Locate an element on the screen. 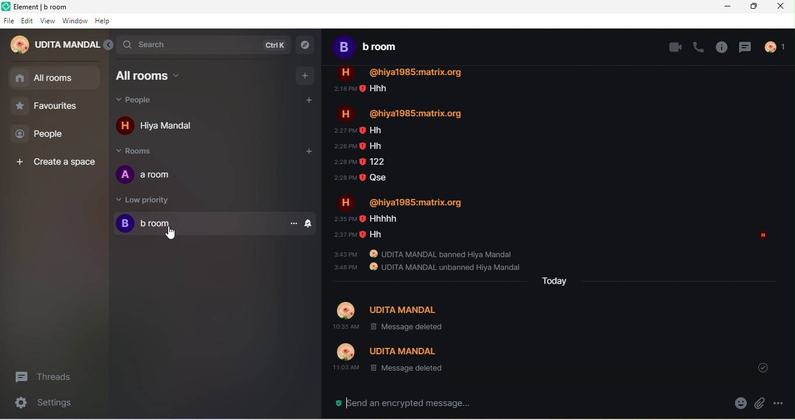 This screenshot has width=795, height=420. add is located at coordinates (305, 75).